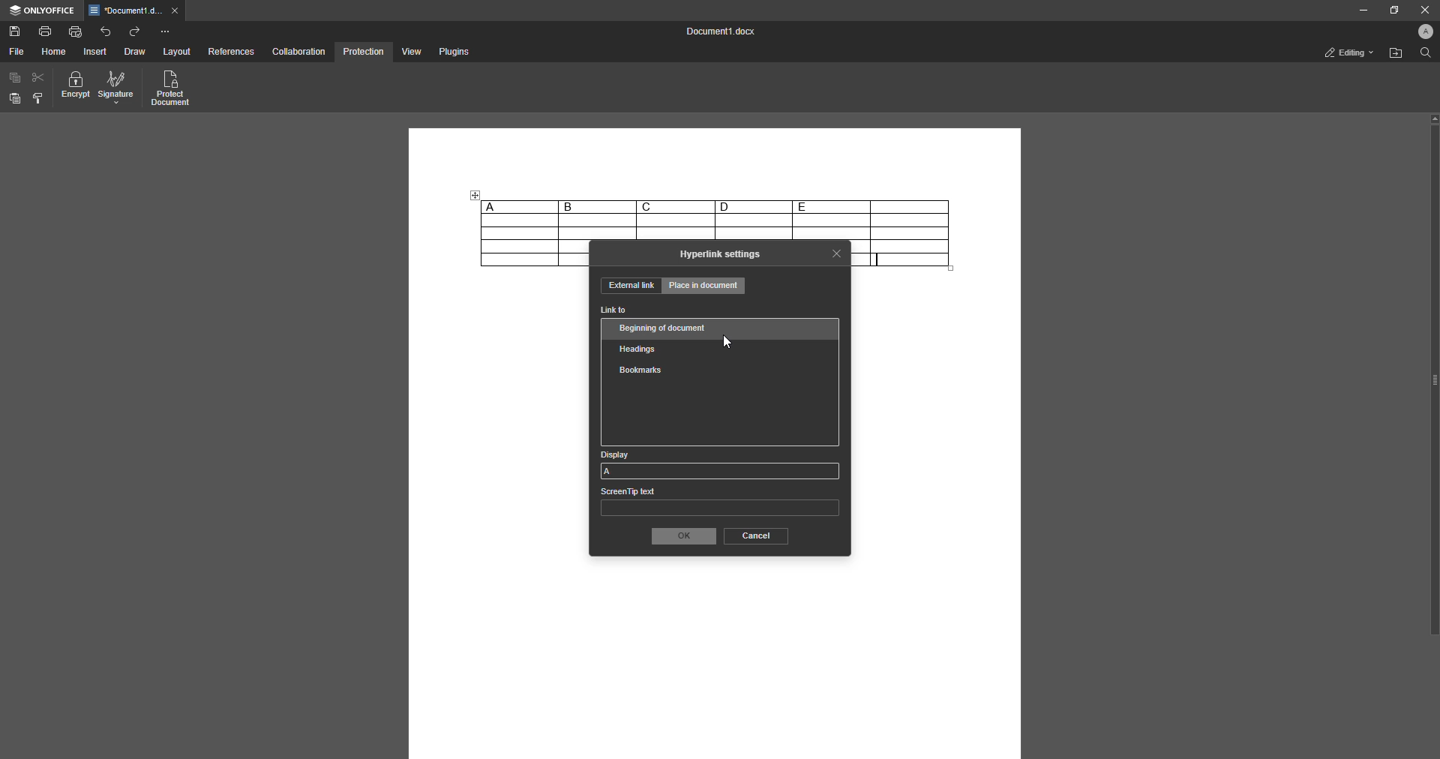  Describe the element at coordinates (15, 78) in the screenshot. I see `Copy` at that location.